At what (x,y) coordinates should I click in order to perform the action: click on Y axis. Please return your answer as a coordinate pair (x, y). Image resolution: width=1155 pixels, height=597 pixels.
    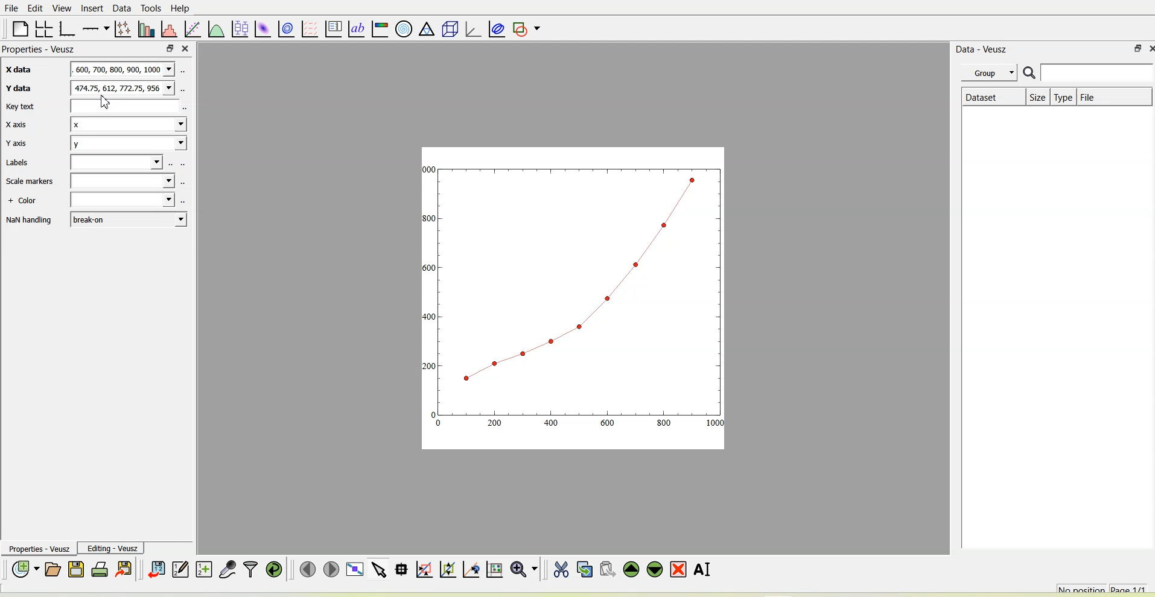
    Looking at the image, I should click on (18, 142).